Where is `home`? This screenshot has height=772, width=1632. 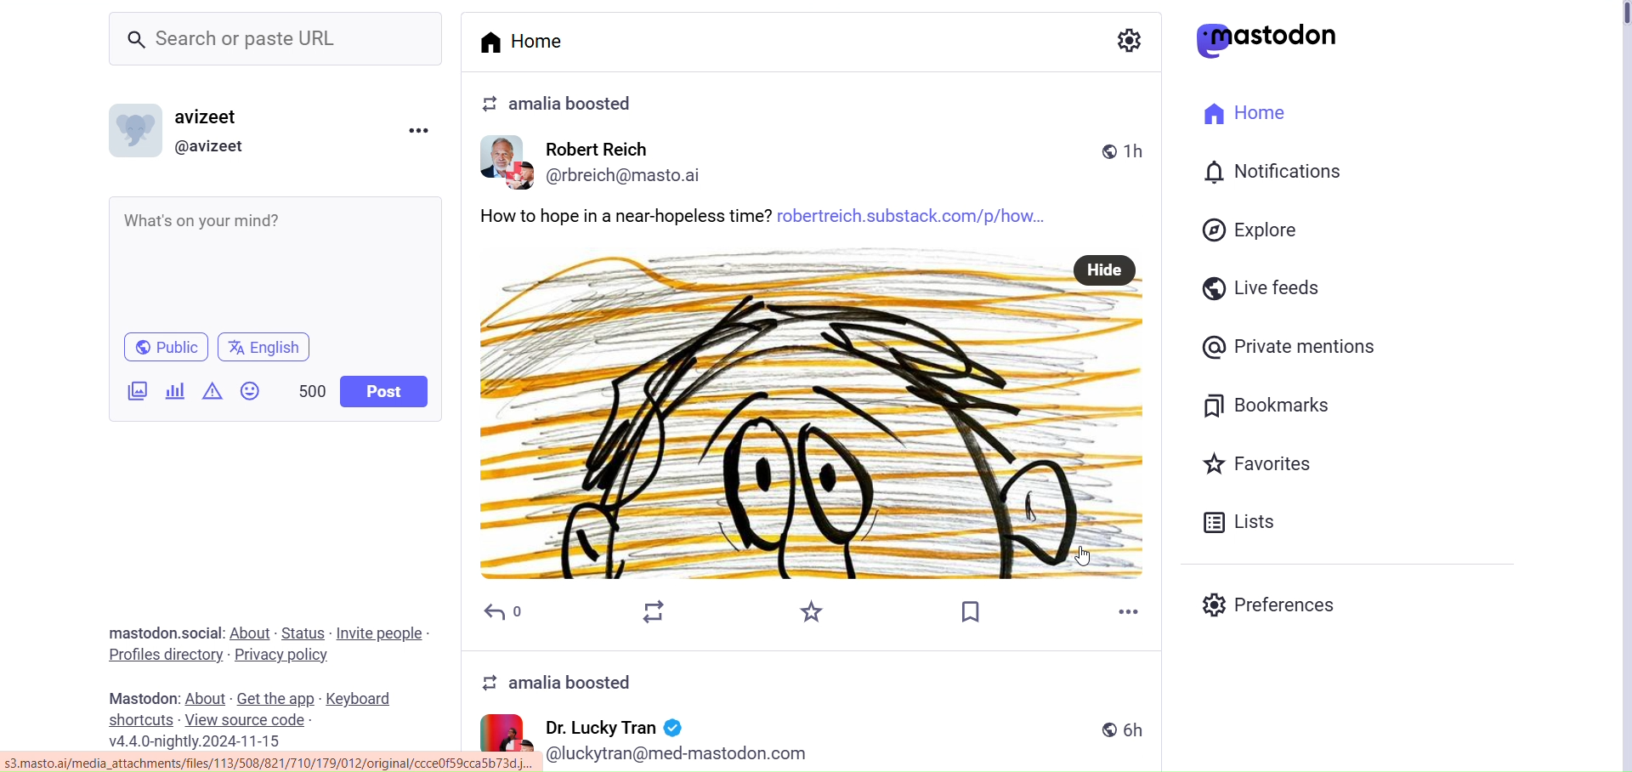 home is located at coordinates (535, 39).